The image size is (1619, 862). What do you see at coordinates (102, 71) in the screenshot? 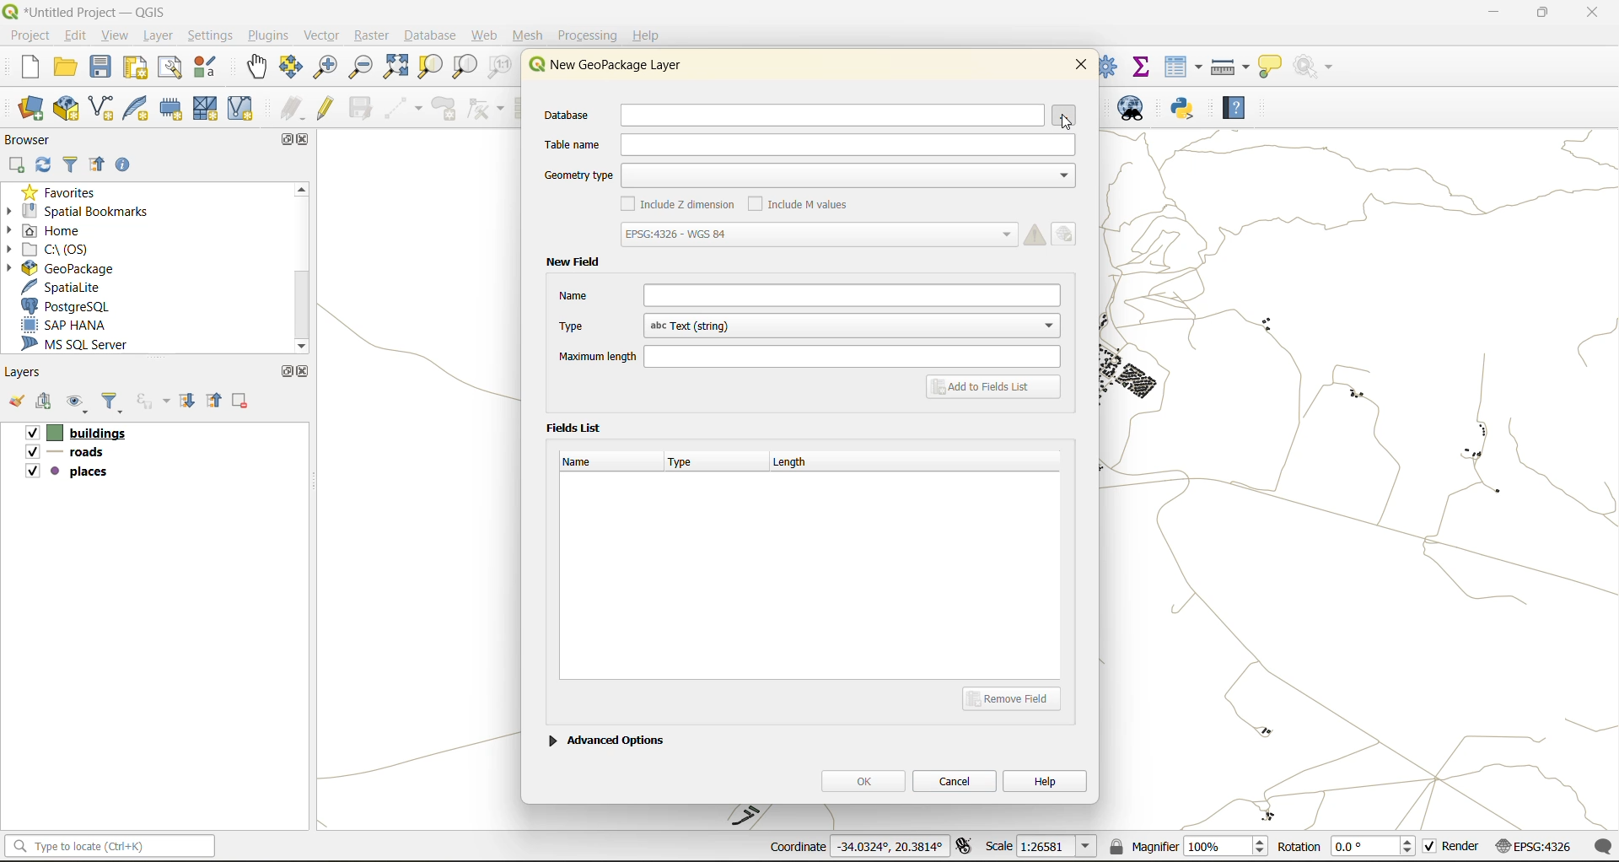
I see `save` at bounding box center [102, 71].